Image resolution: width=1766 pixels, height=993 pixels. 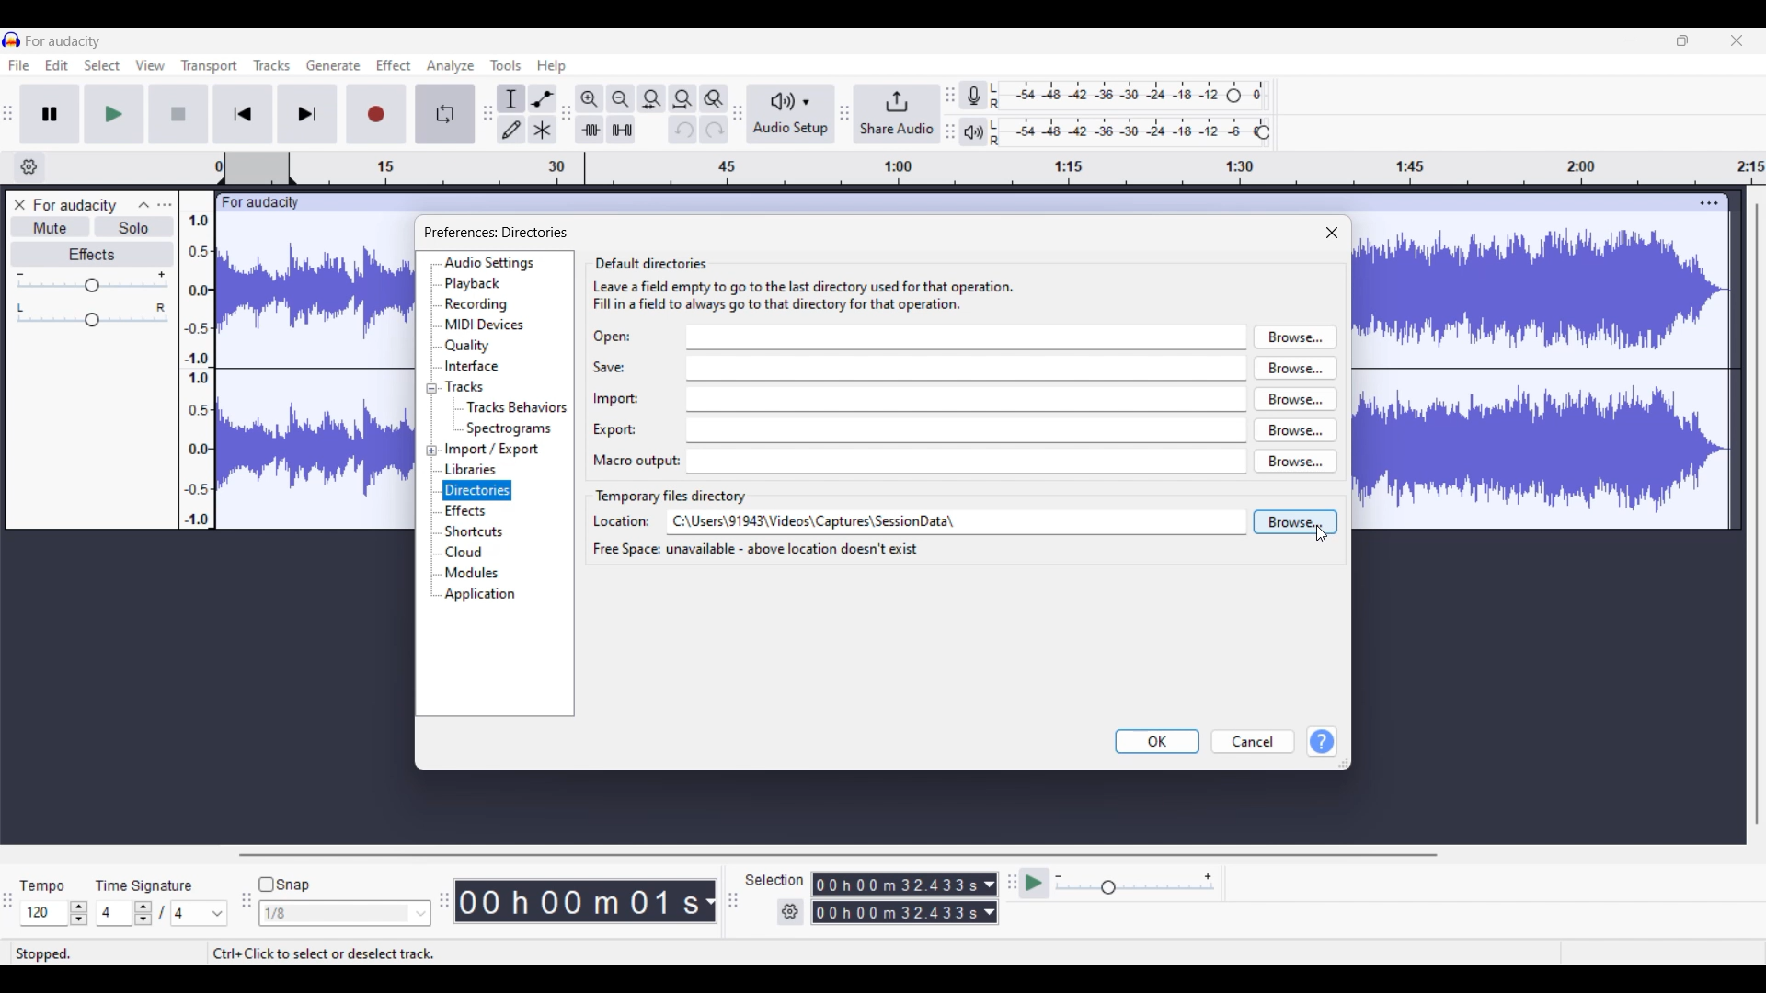 What do you see at coordinates (144, 885) in the screenshot?
I see `Indicates time signature settings` at bounding box center [144, 885].